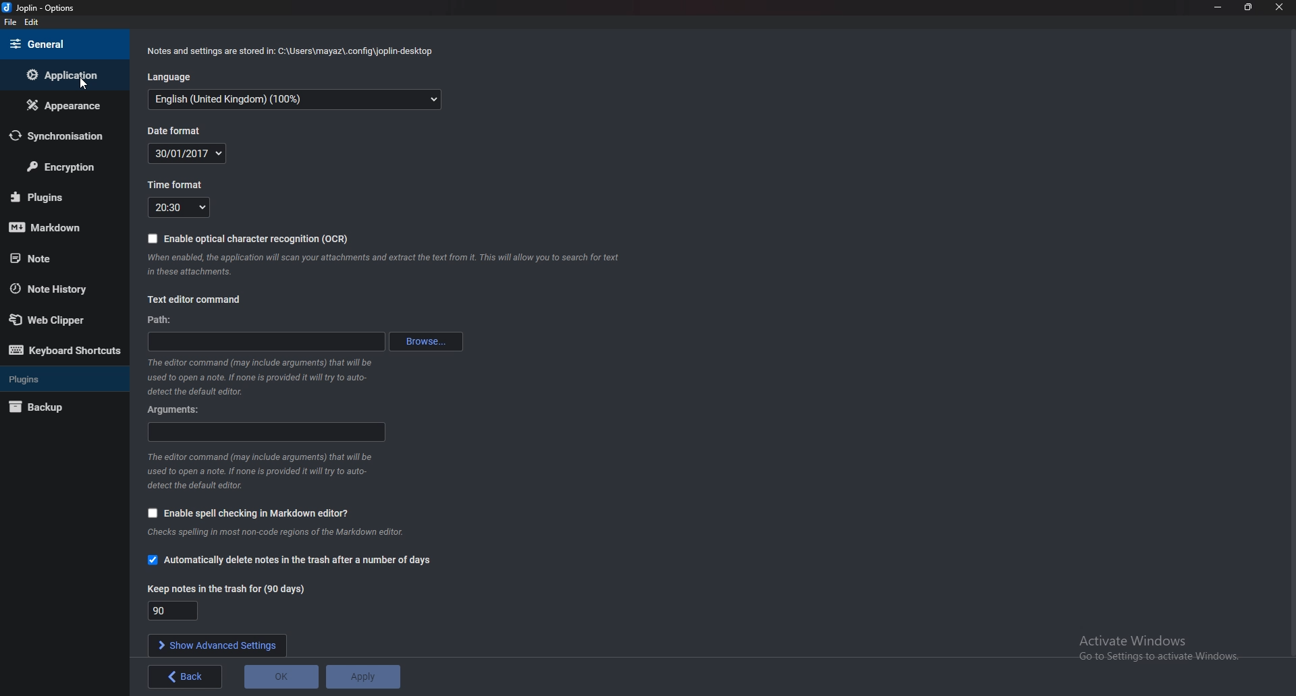 This screenshot has height=696, width=1296. I want to click on Info, so click(381, 266).